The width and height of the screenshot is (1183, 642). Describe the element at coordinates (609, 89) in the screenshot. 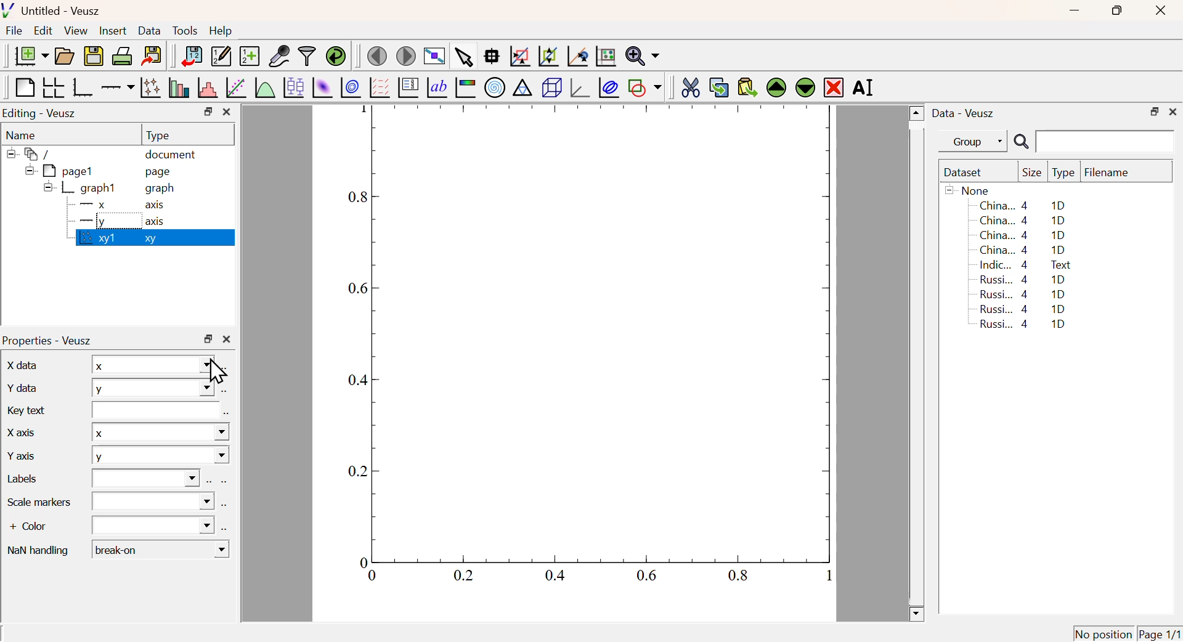

I see `Plot Covariance Ellipses` at that location.